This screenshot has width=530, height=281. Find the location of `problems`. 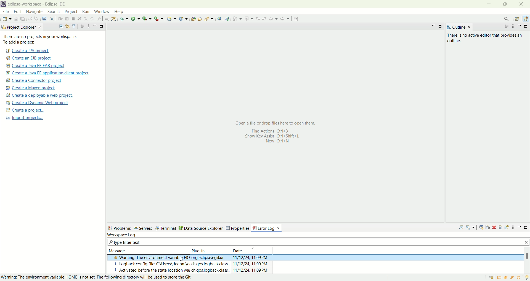

problems is located at coordinates (122, 228).